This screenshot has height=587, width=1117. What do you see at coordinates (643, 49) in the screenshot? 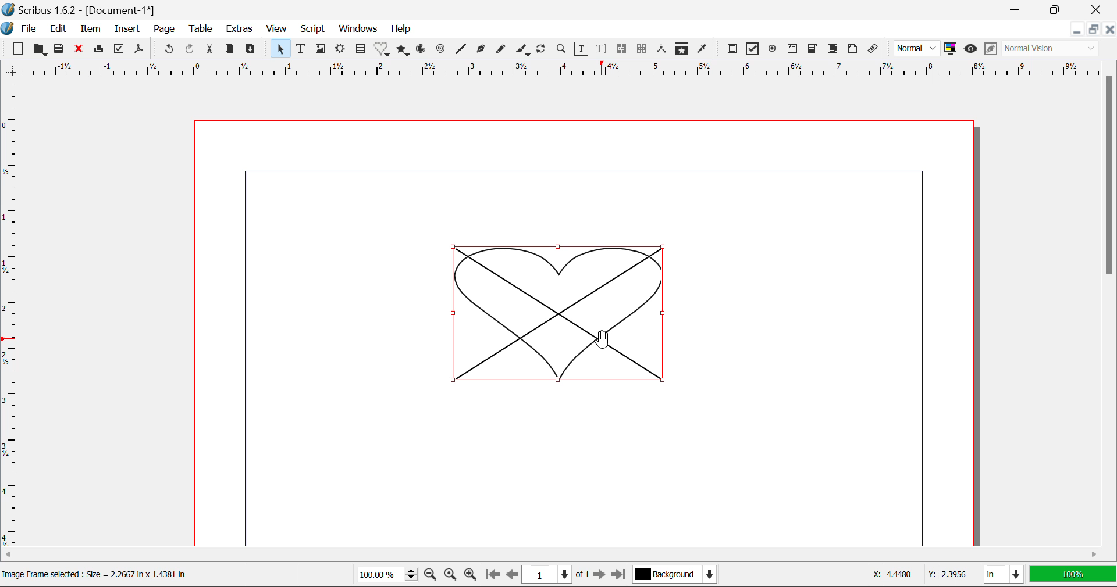
I see `Delink Text Frames` at bounding box center [643, 49].